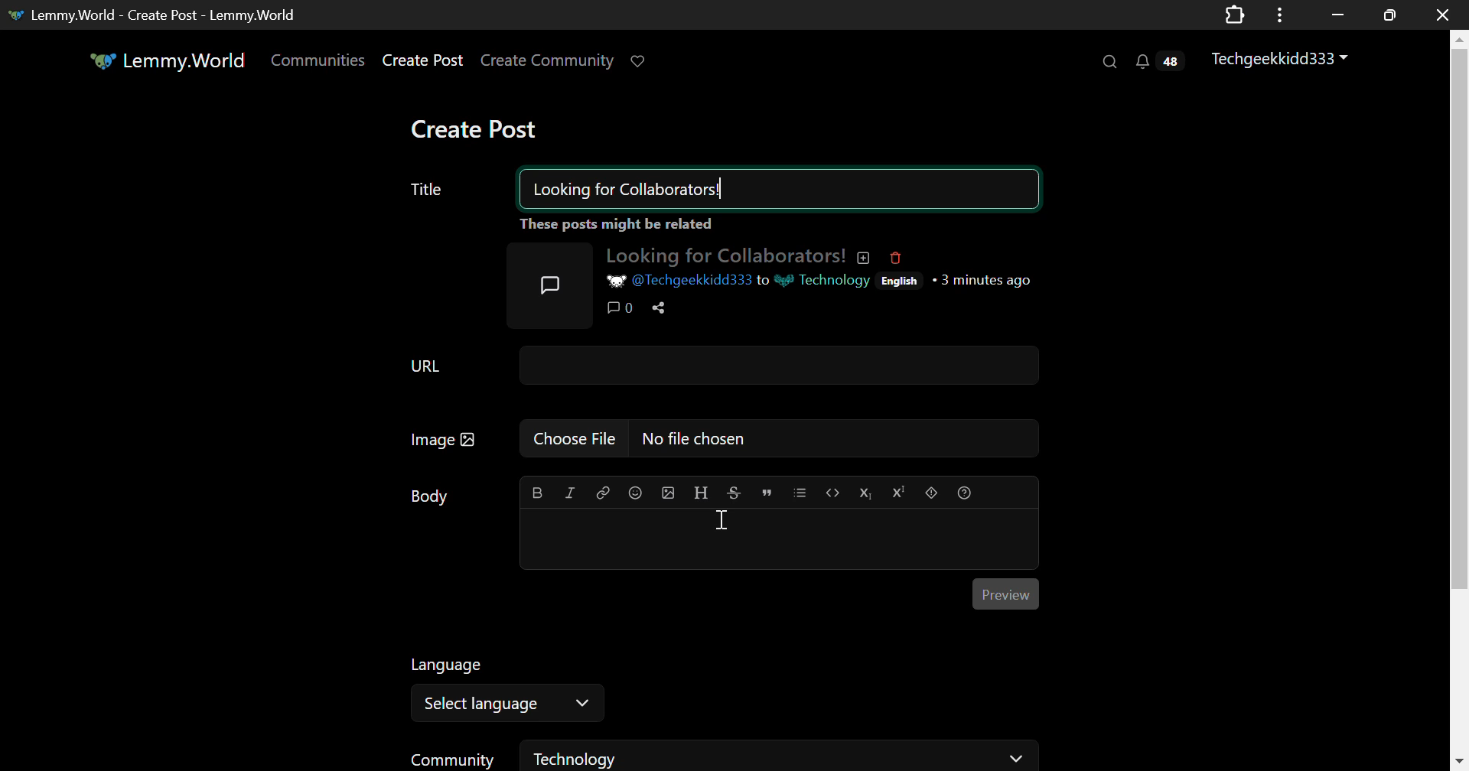 This screenshot has height=771, width=1469. Describe the element at coordinates (721, 364) in the screenshot. I see `URL Field` at that location.